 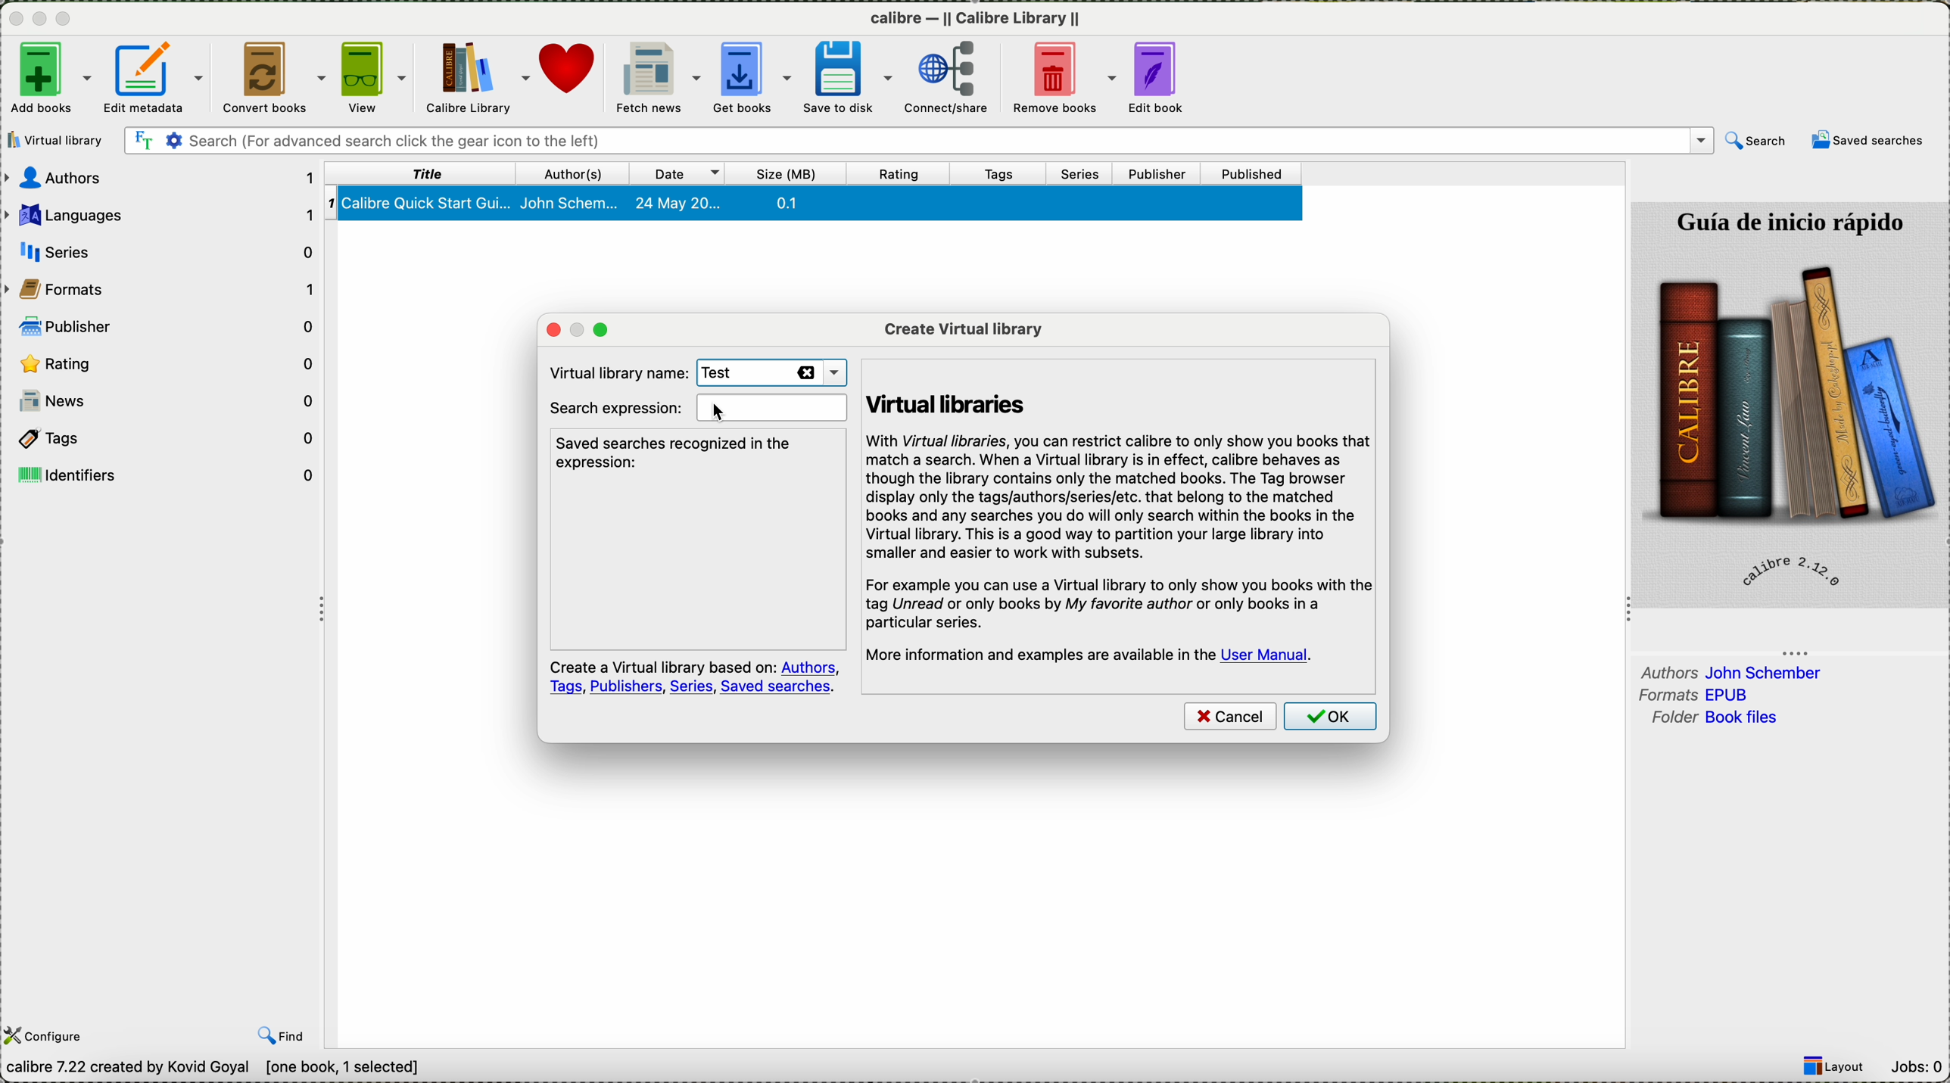 I want to click on search expression, so click(x=695, y=409).